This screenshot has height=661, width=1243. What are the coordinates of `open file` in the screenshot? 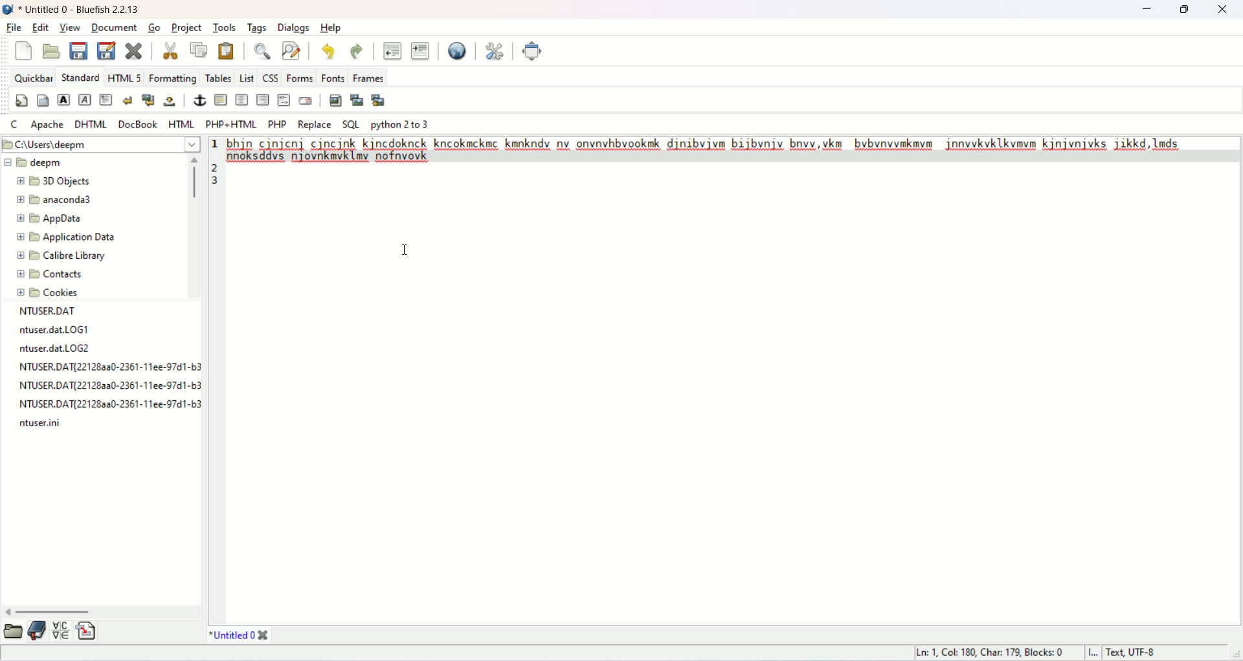 It's located at (52, 51).